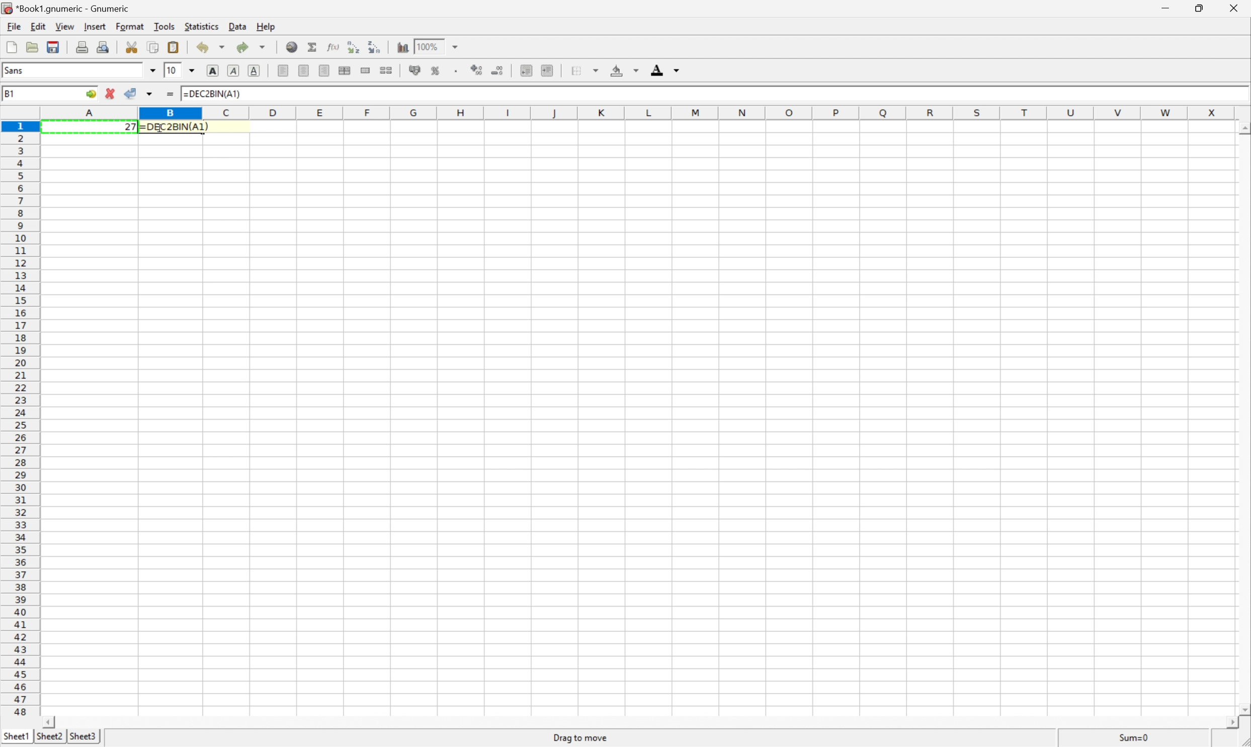 The image size is (1251, 747). Describe the element at coordinates (334, 46) in the screenshot. I see `Edit function in current cell` at that location.